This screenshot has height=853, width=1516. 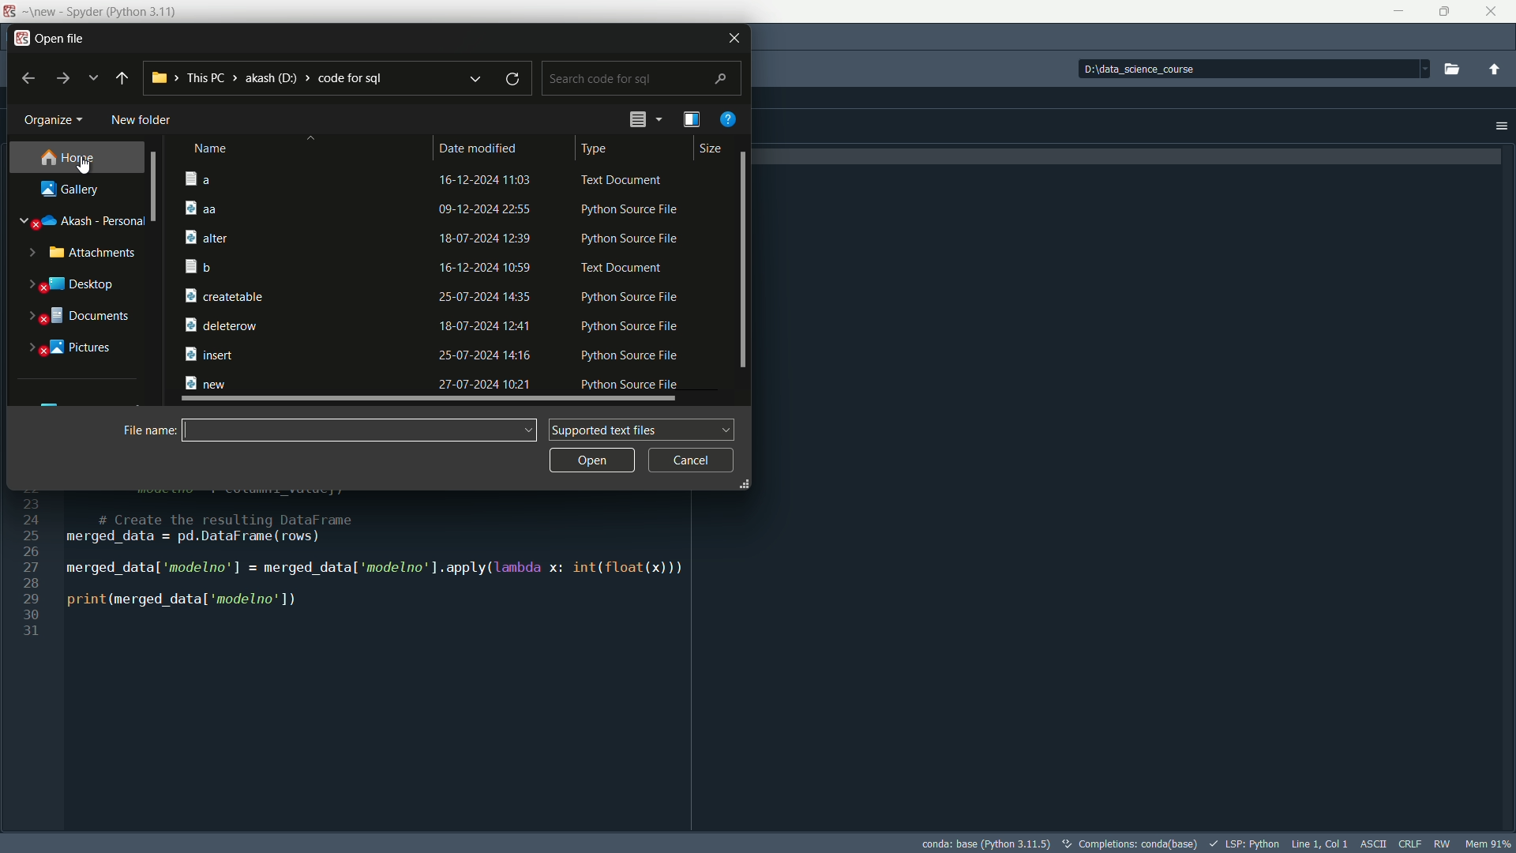 What do you see at coordinates (1454, 68) in the screenshot?
I see `Browse a working directory` at bounding box center [1454, 68].